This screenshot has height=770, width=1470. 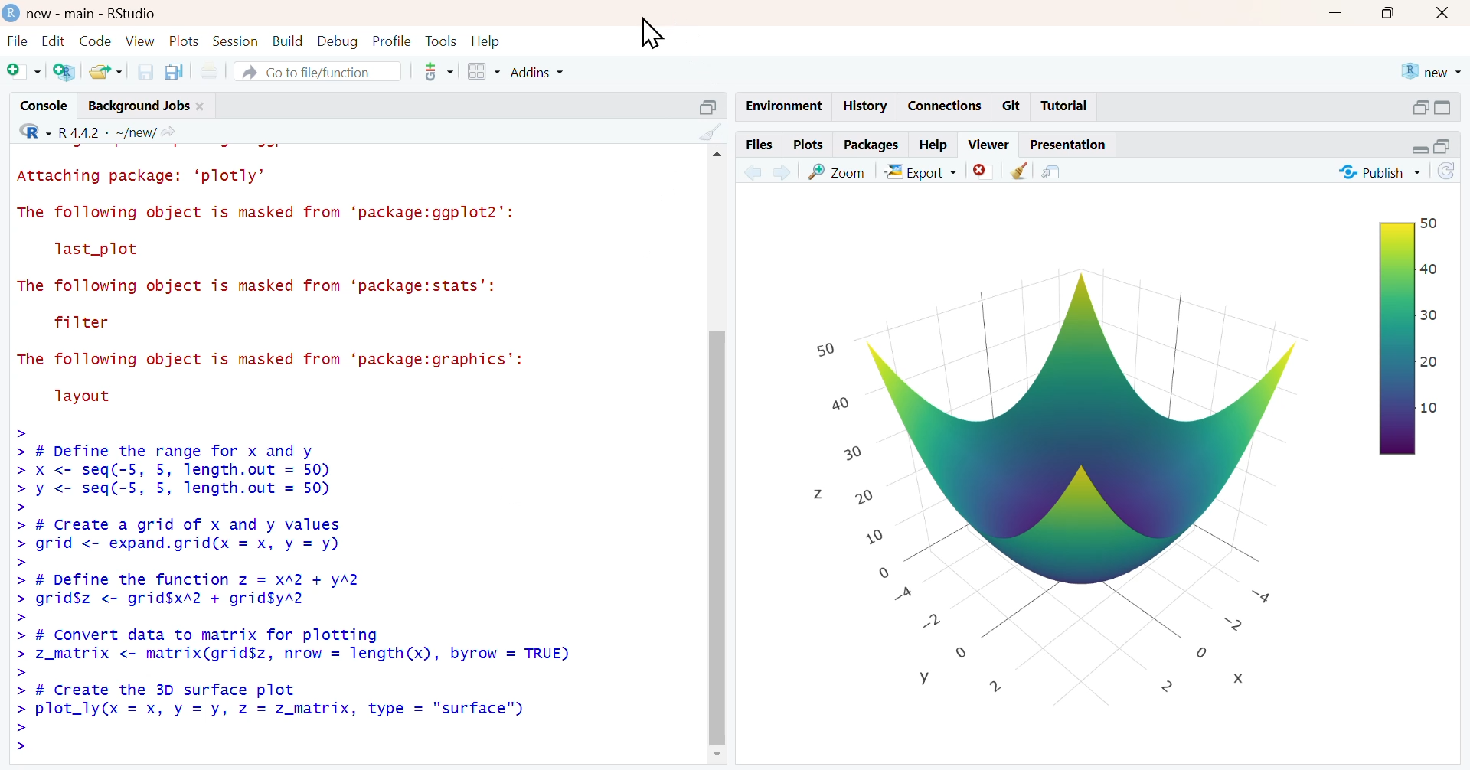 I want to click on scrollbar, so click(x=720, y=458).